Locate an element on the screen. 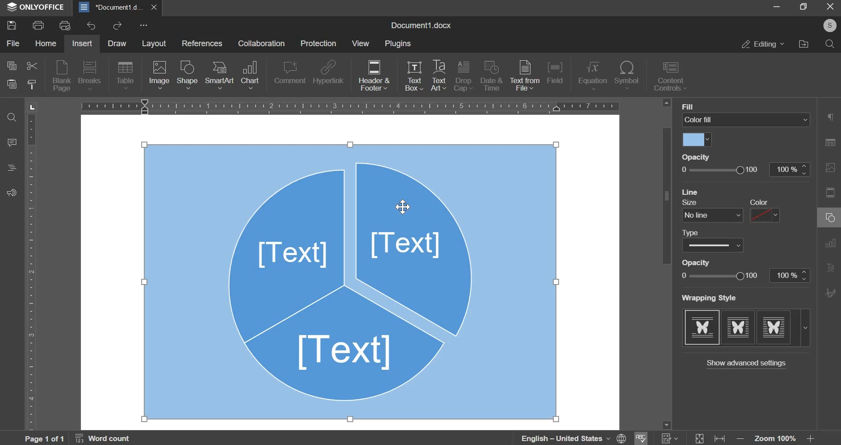  vertical scale is located at coordinates (32, 269).